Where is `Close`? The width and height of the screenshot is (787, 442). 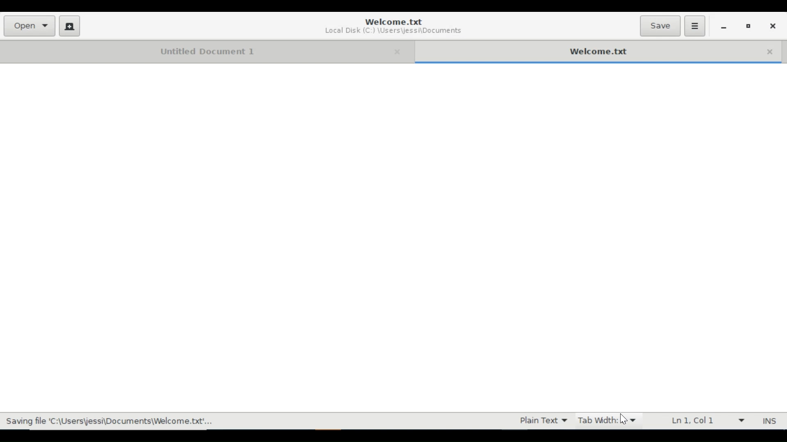
Close is located at coordinates (775, 26).